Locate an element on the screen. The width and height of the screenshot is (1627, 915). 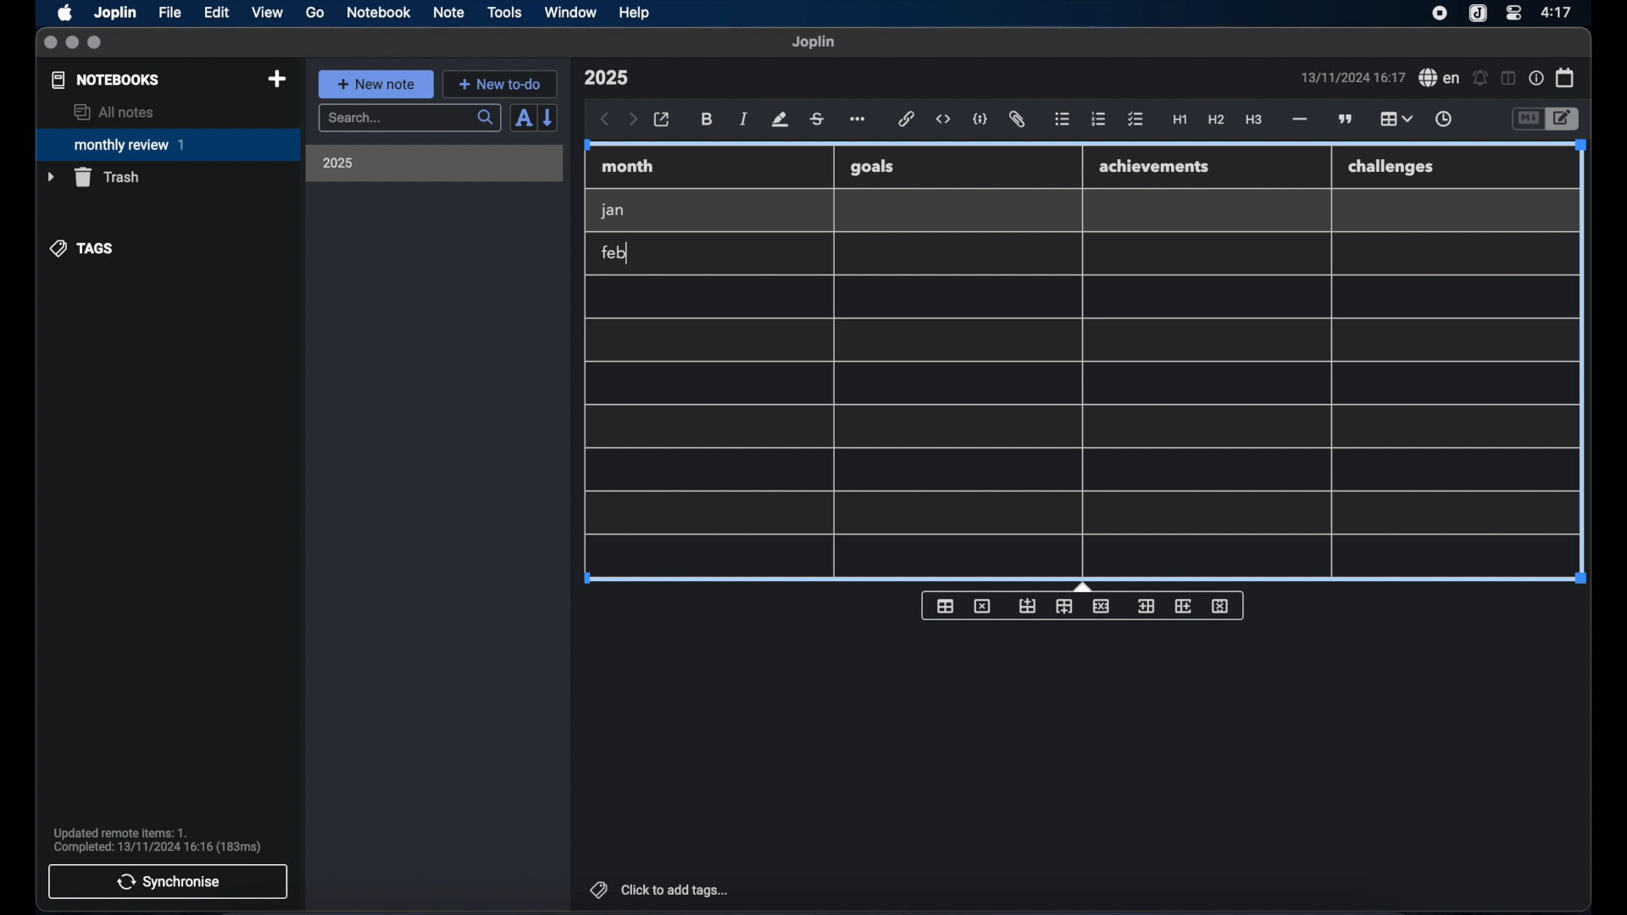
insert column after is located at coordinates (1184, 606).